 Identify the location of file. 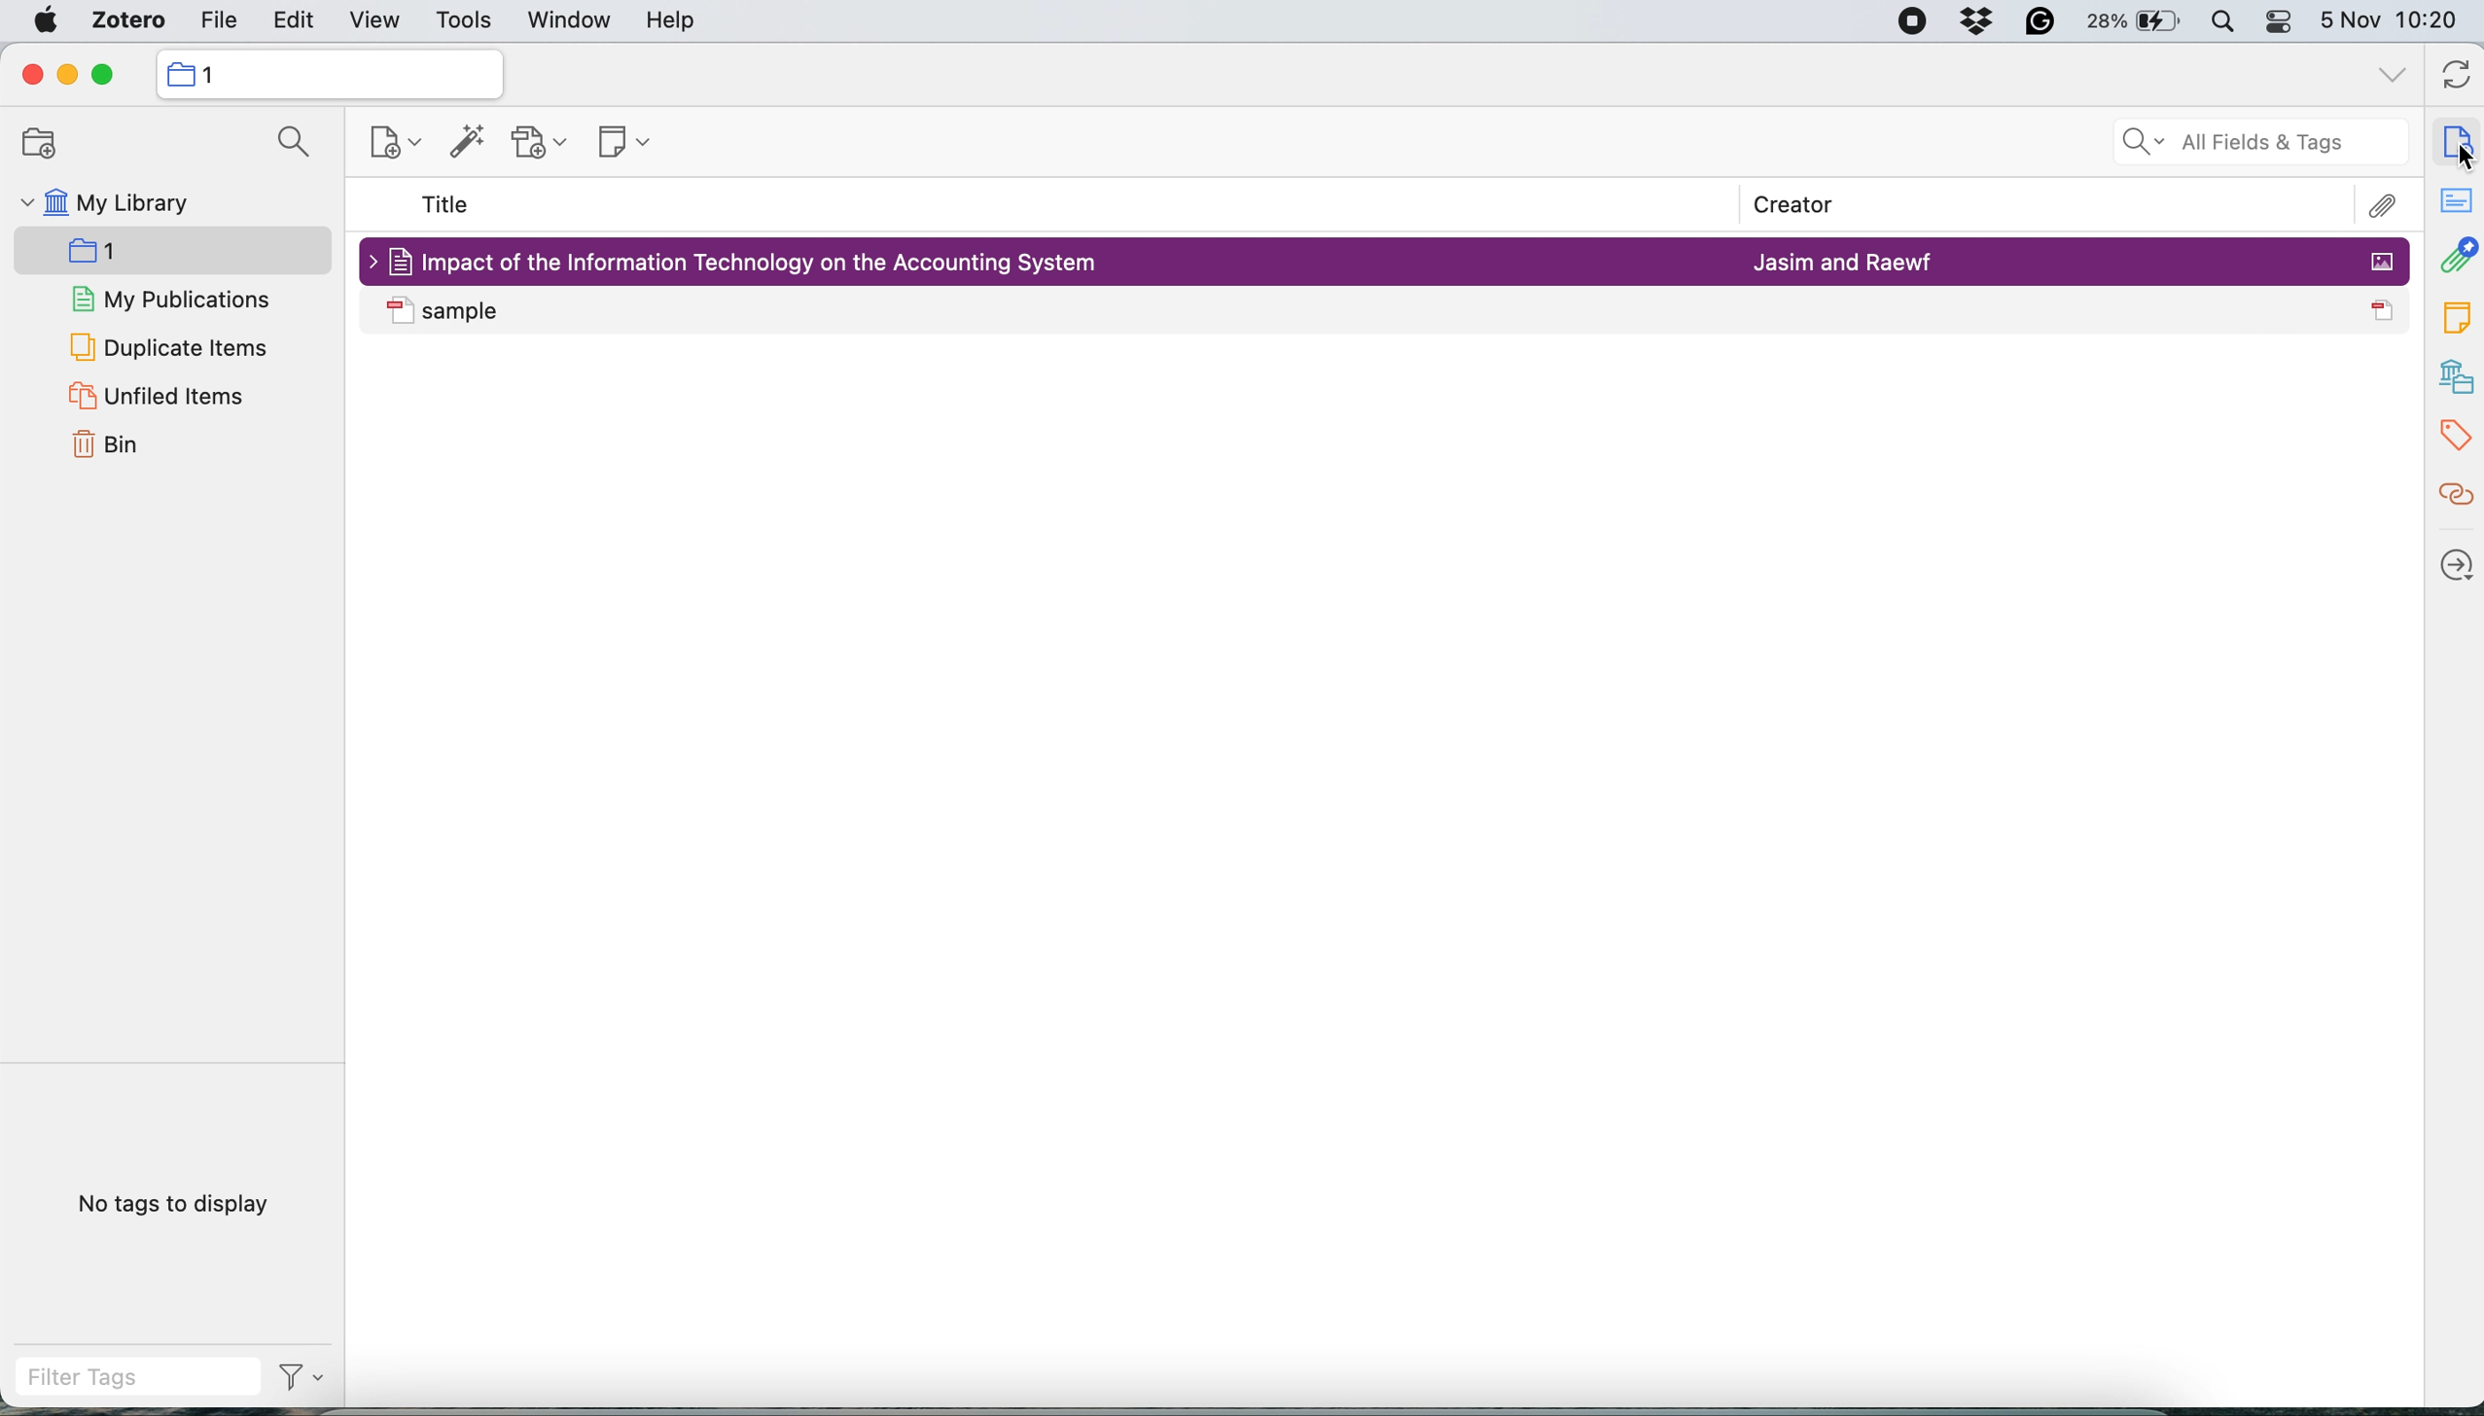
(218, 20).